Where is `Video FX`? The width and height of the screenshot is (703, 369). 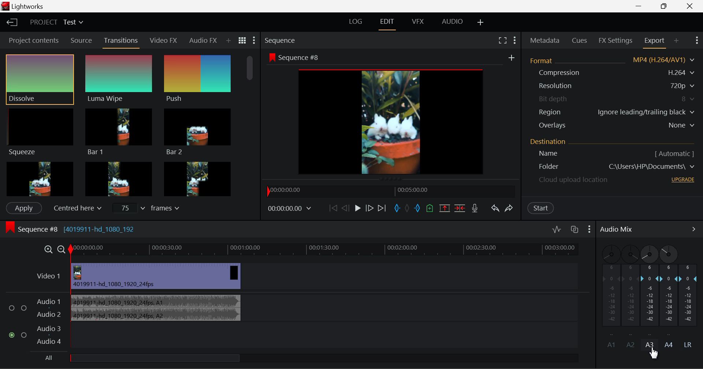 Video FX is located at coordinates (163, 42).